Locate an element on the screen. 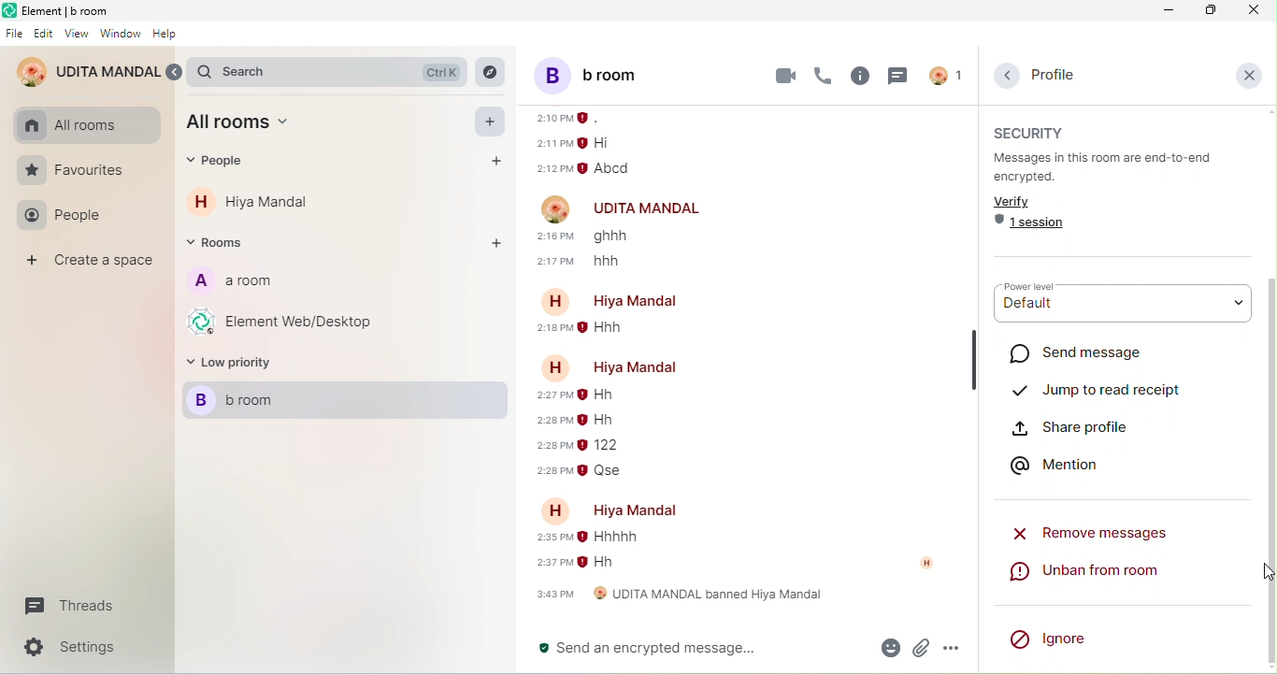  video call is located at coordinates (785, 75).